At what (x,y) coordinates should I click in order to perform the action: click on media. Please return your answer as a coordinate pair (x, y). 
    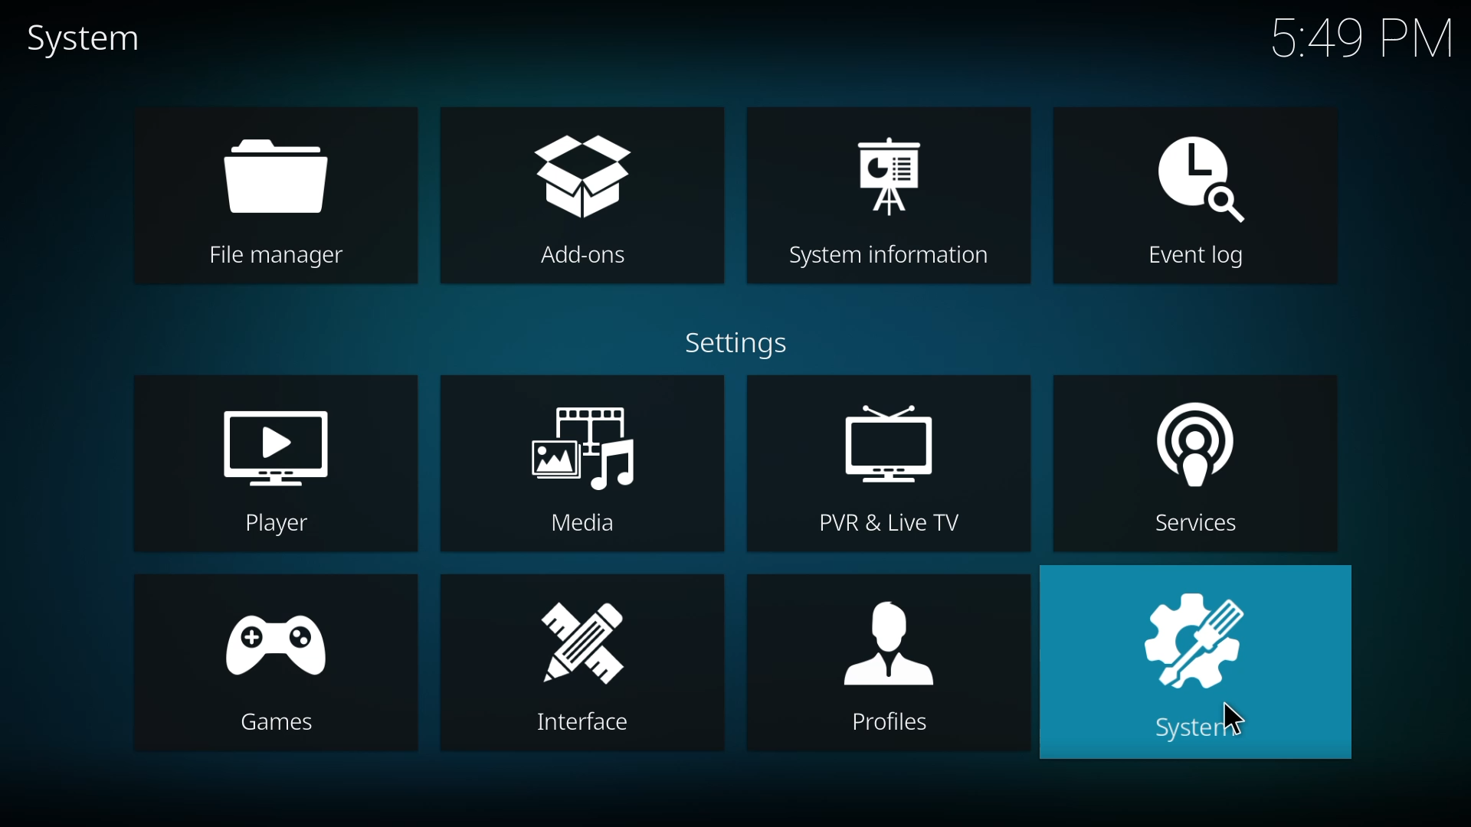
    Looking at the image, I should click on (587, 469).